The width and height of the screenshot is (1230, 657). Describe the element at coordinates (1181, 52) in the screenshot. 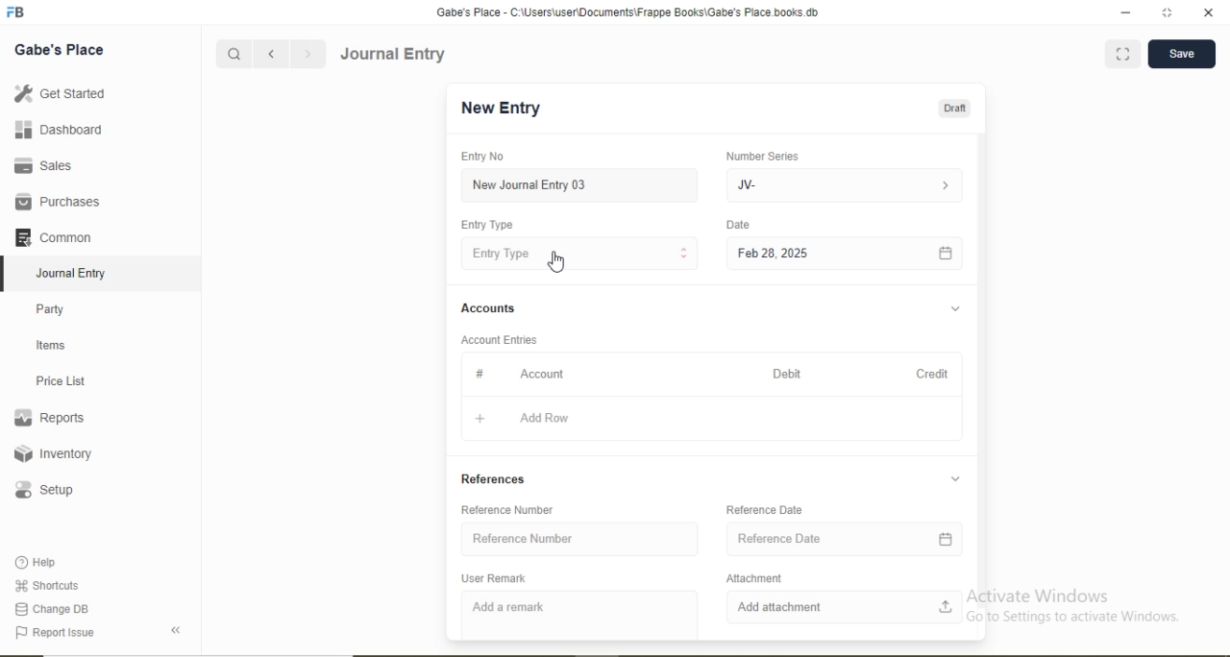

I see `Save` at that location.